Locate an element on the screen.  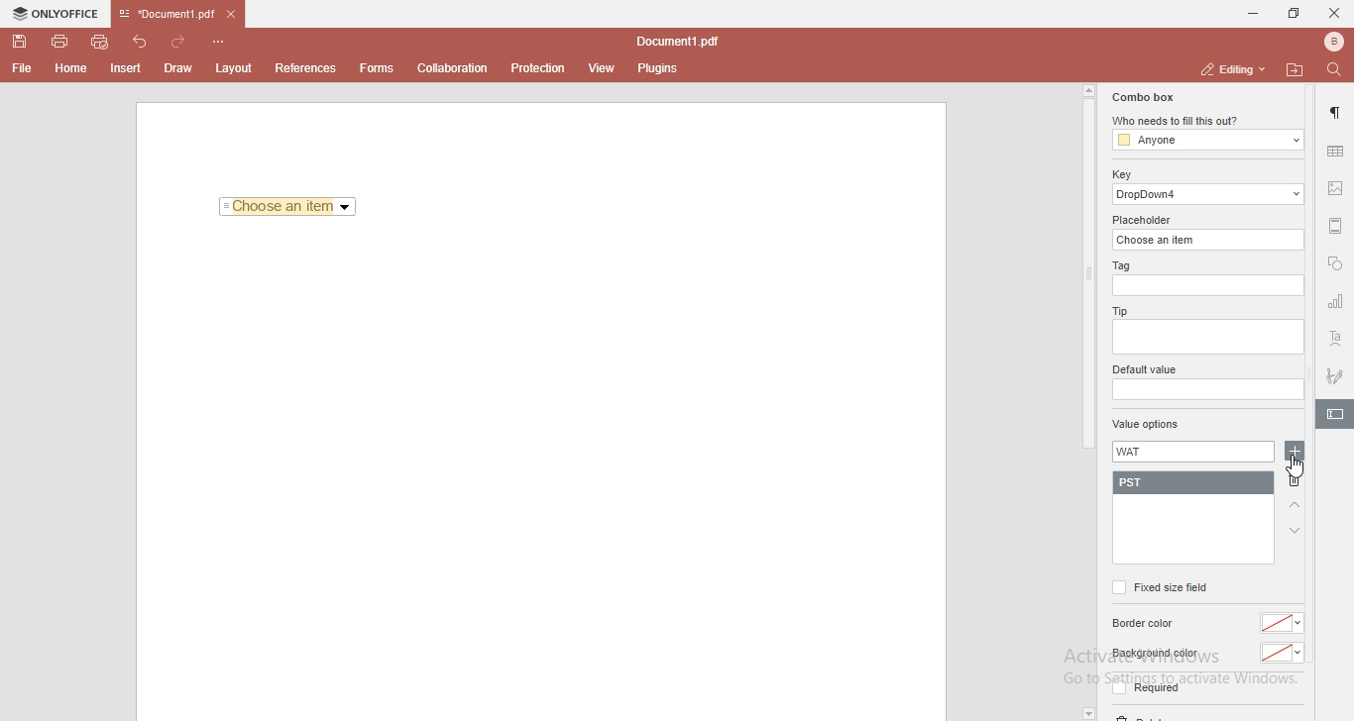
Choose an item is located at coordinates (288, 208).